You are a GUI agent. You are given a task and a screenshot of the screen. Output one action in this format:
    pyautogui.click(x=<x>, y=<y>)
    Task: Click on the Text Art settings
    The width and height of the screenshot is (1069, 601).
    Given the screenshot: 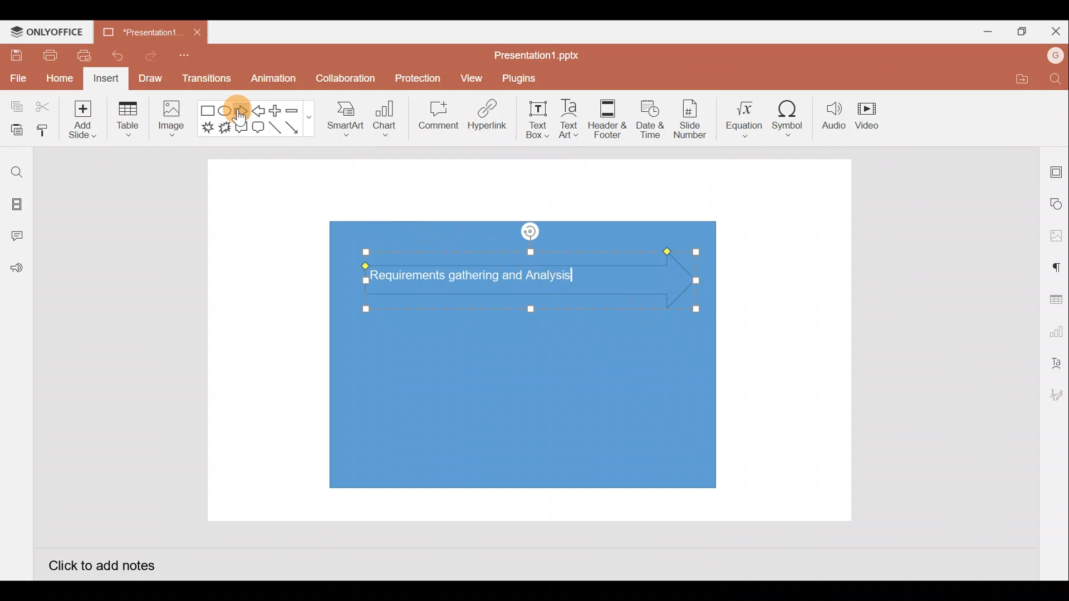 What is the action you would take?
    pyautogui.click(x=1055, y=363)
    